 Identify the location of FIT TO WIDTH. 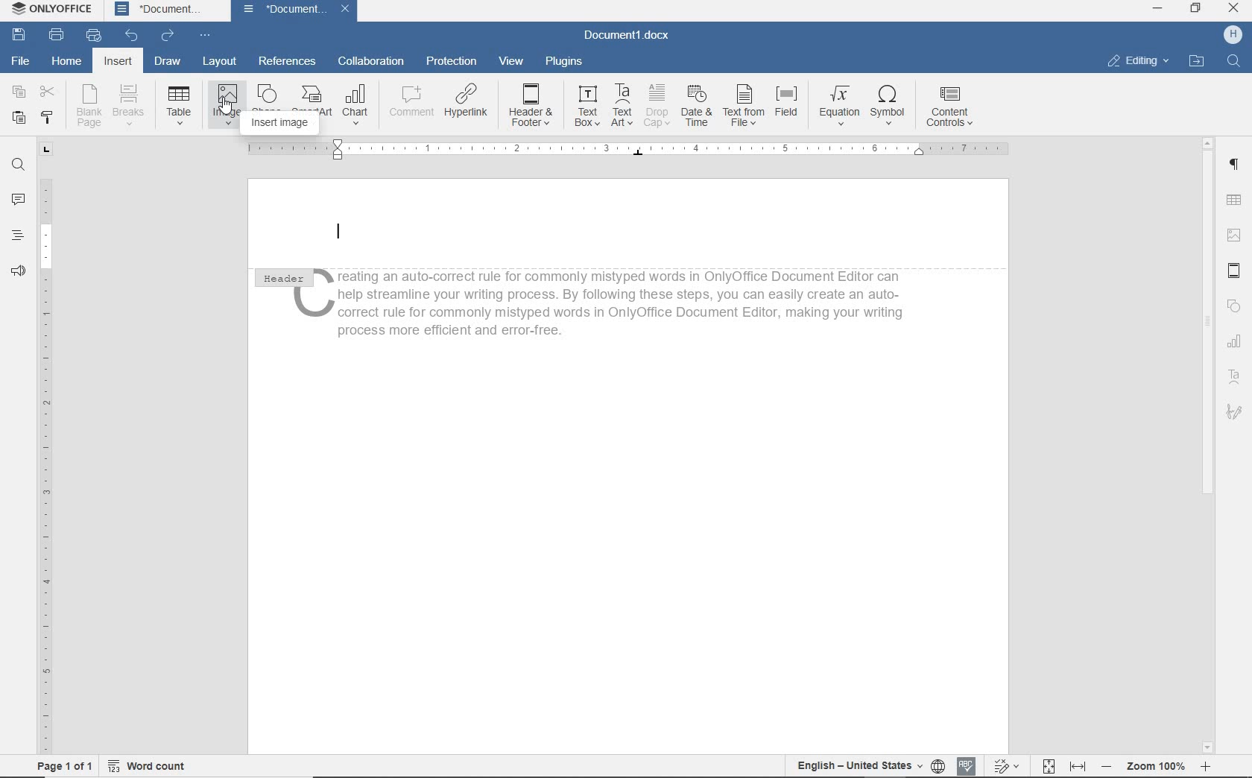
(1077, 766).